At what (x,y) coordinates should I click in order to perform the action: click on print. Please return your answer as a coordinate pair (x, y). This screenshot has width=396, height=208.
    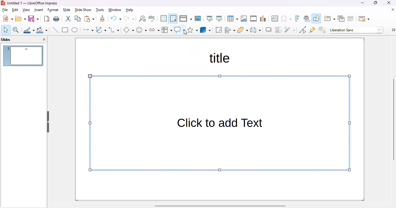
    Looking at the image, I should click on (57, 19).